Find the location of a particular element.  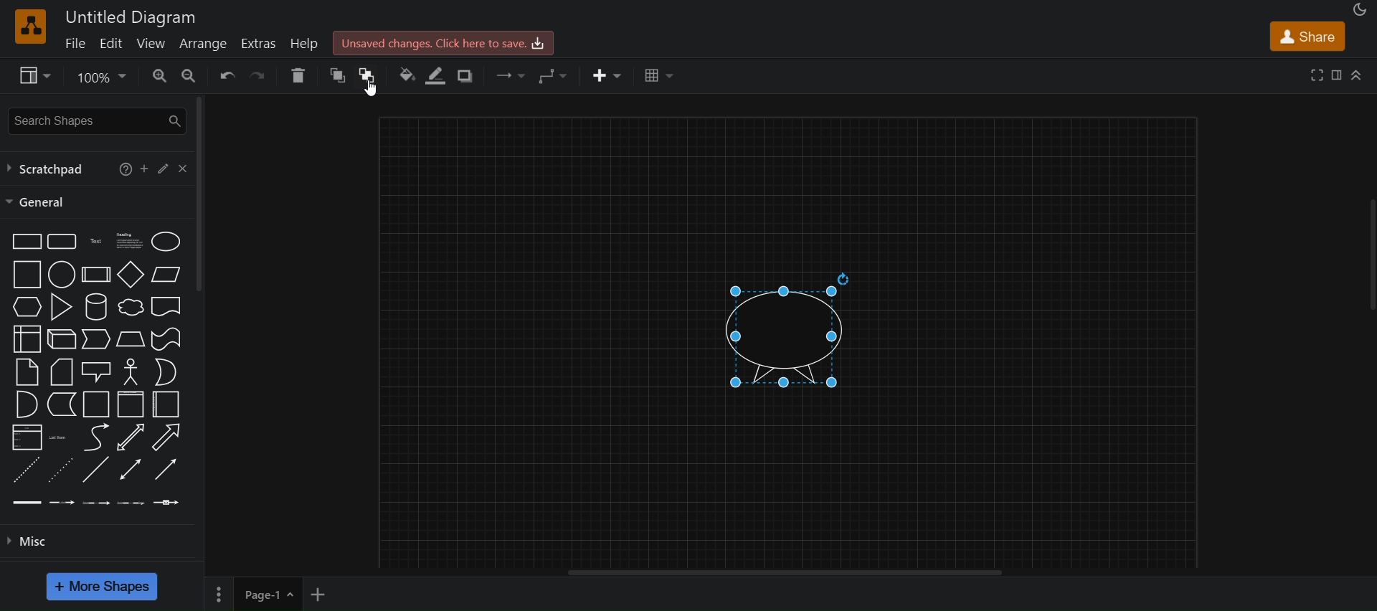

and is located at coordinates (24, 404).